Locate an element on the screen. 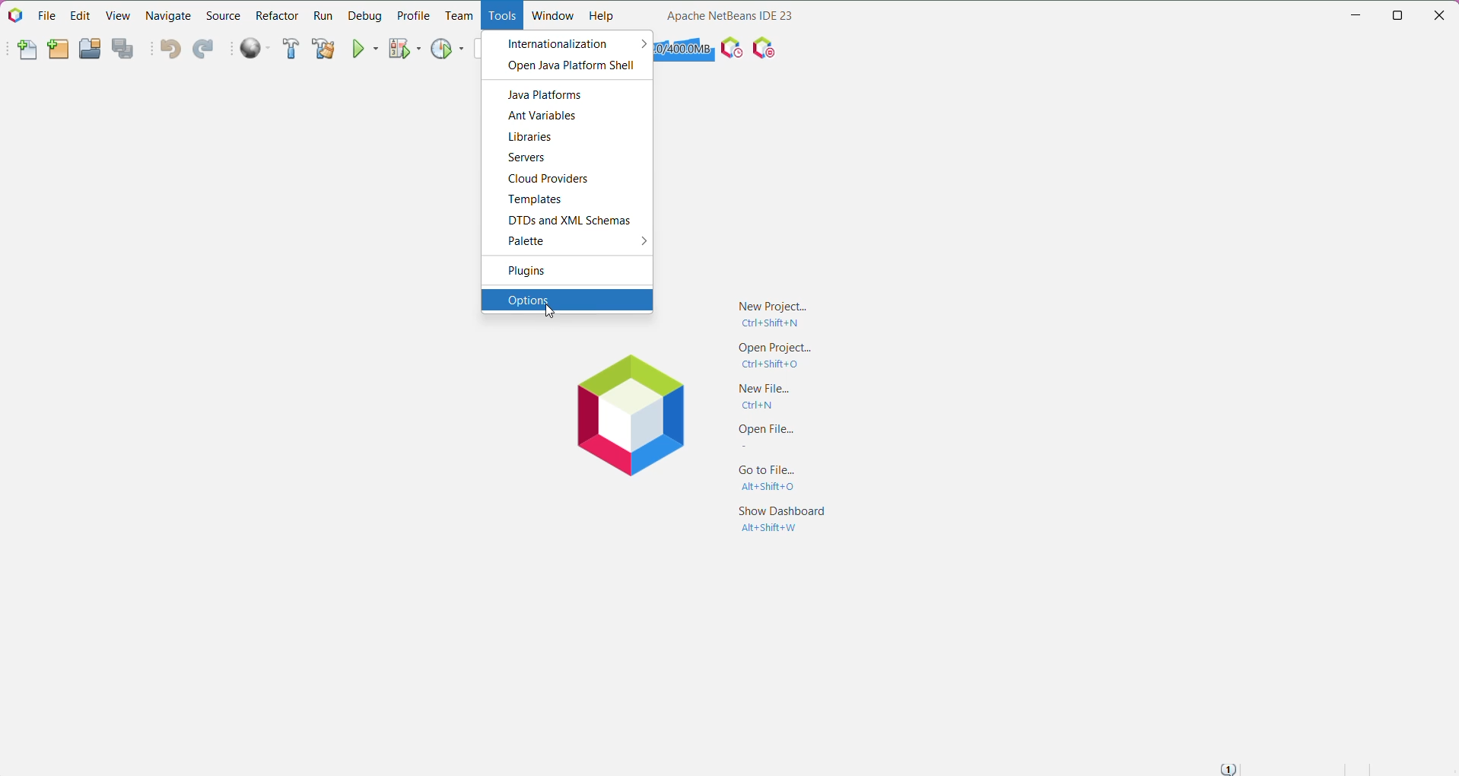  Plugins is located at coordinates (528, 272).